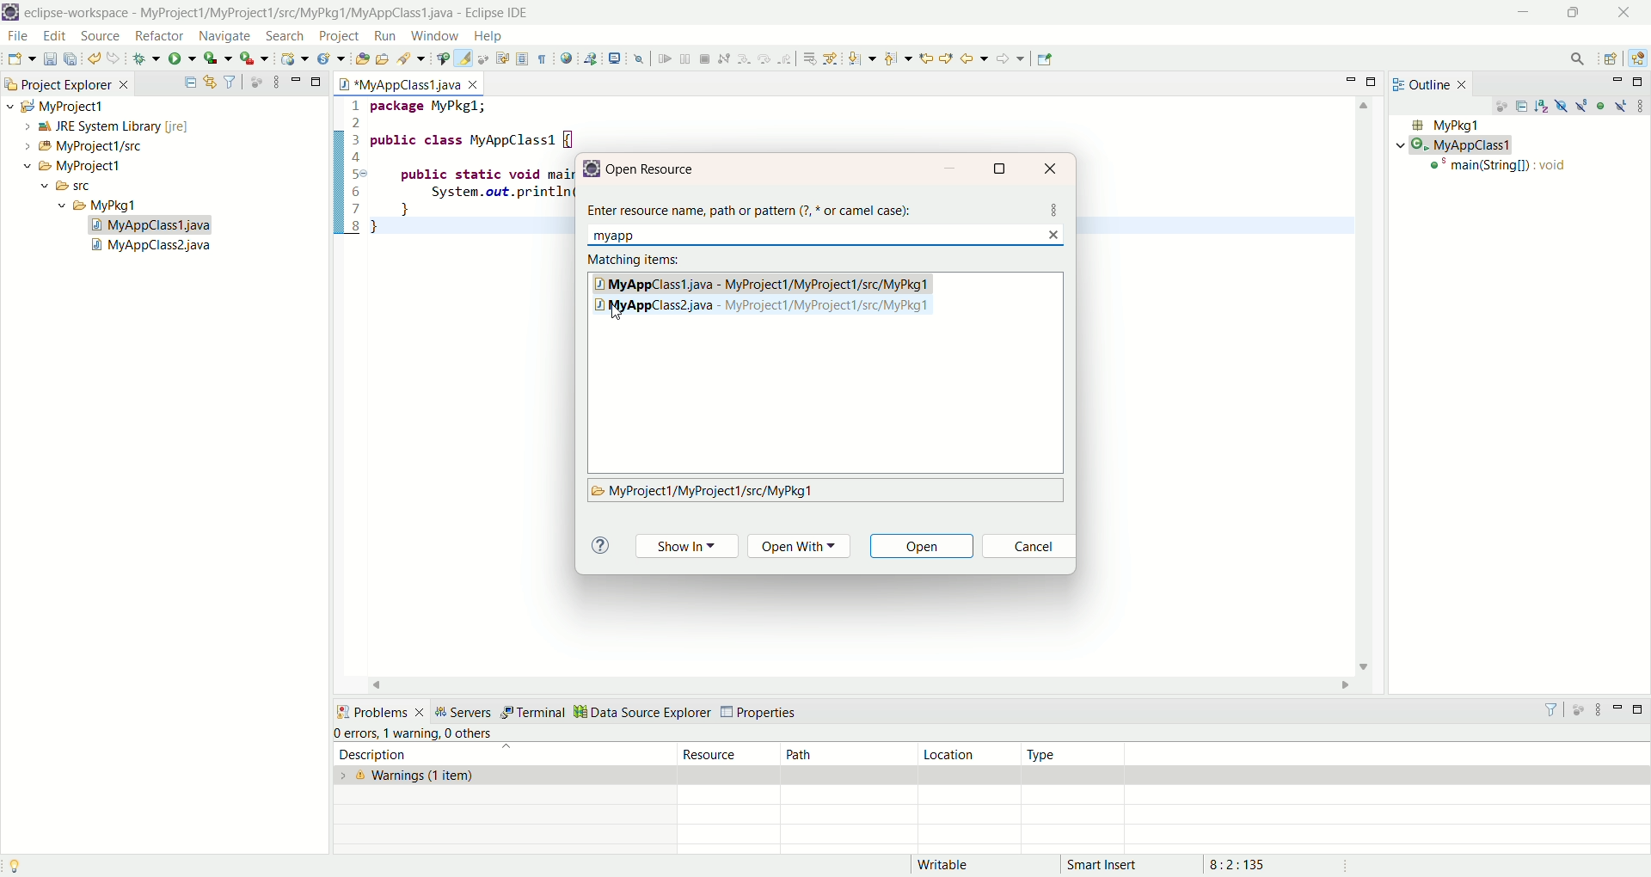 Image resolution: width=1651 pixels, height=877 pixels. What do you see at coordinates (65, 83) in the screenshot?
I see `project explorer` at bounding box center [65, 83].